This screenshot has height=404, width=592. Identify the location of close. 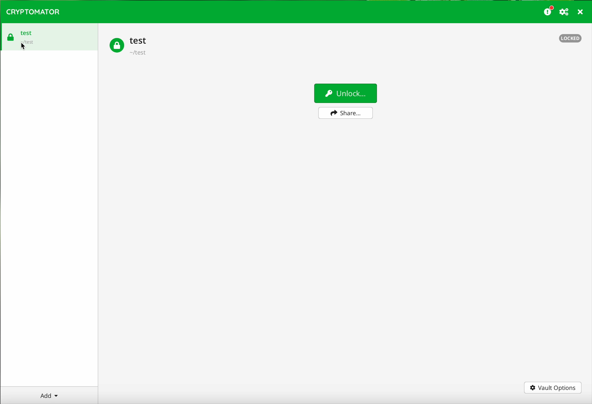
(581, 13).